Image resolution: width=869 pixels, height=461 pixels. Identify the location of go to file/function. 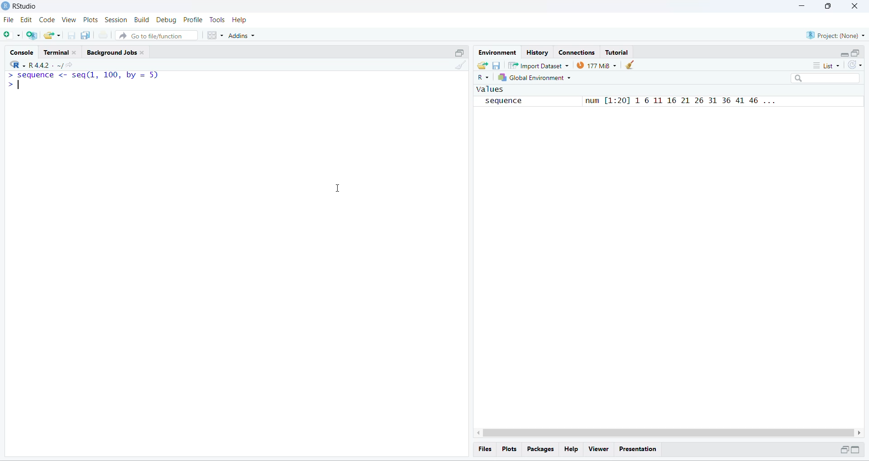
(156, 35).